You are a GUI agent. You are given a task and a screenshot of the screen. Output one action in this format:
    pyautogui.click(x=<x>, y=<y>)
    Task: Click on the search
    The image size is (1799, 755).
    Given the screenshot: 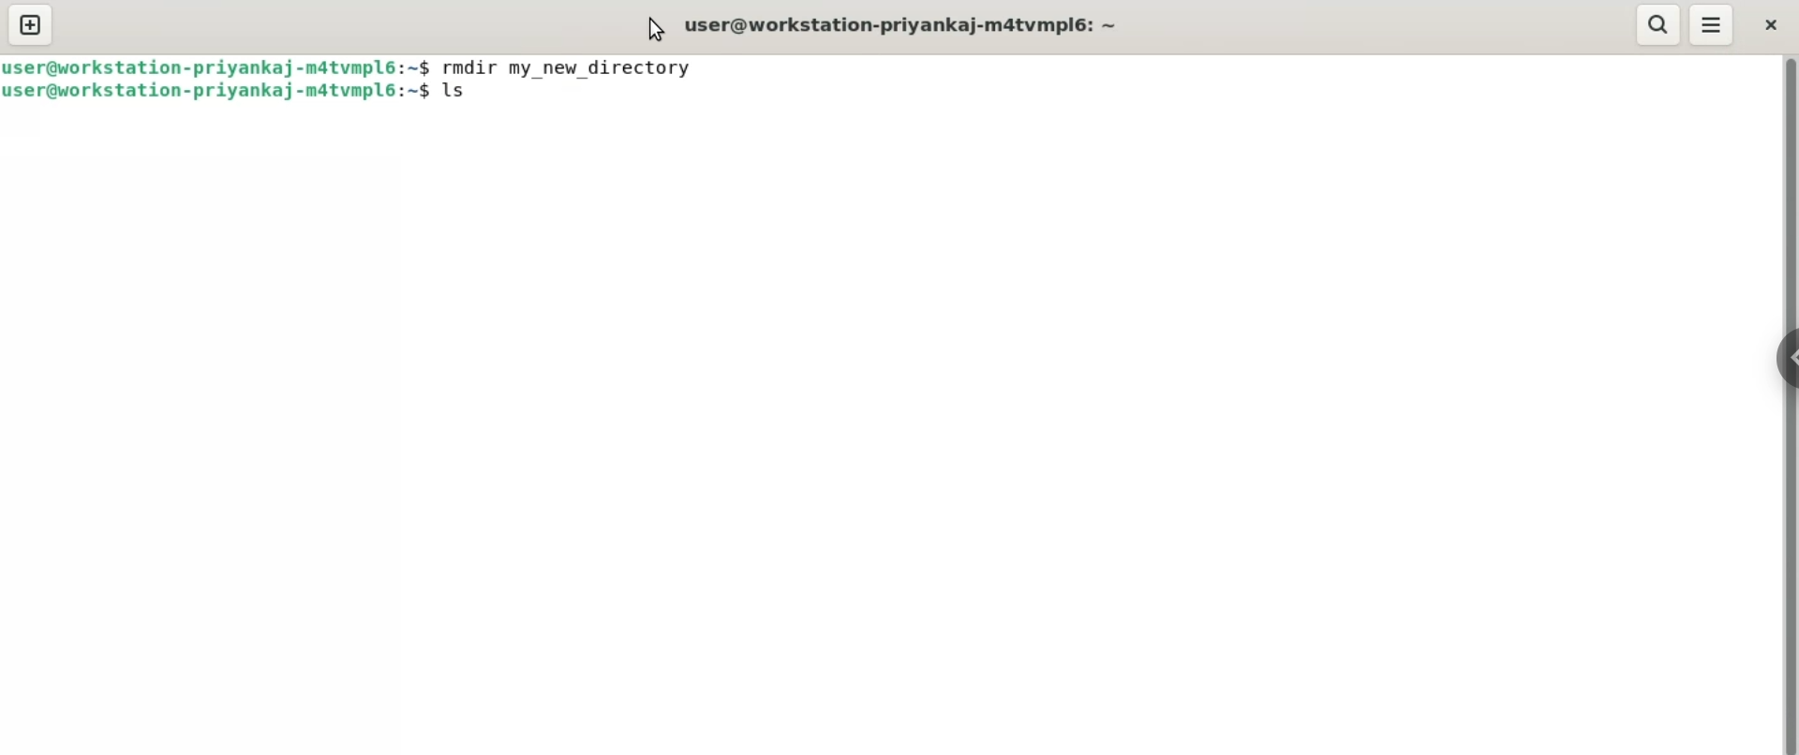 What is the action you would take?
    pyautogui.click(x=1657, y=24)
    